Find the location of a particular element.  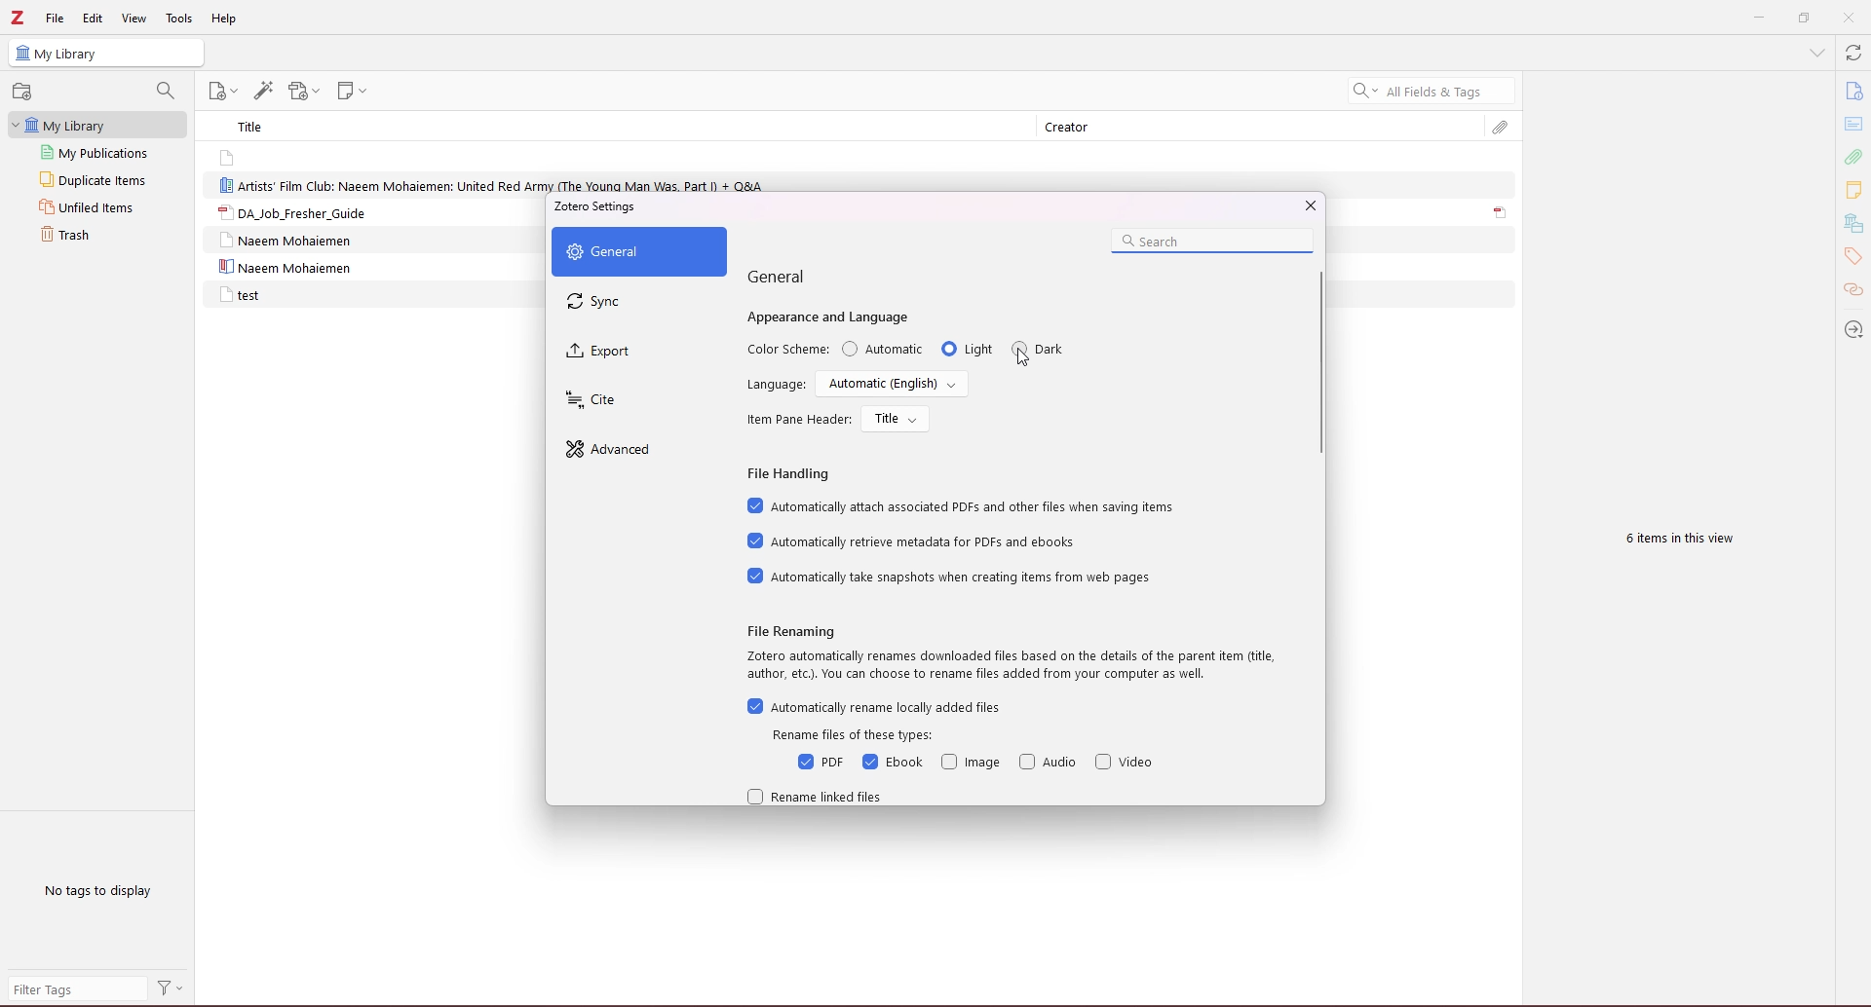

Naeem Mohaiemen is located at coordinates (285, 268).